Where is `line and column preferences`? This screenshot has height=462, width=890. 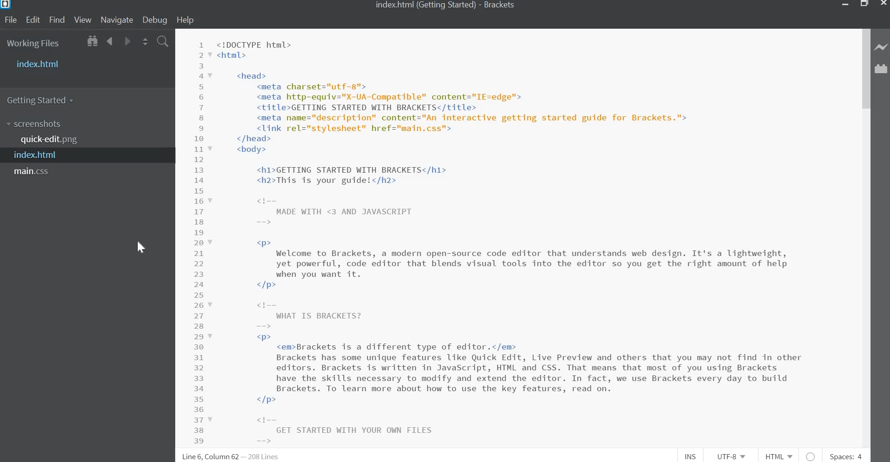 line and column preferences is located at coordinates (210, 456).